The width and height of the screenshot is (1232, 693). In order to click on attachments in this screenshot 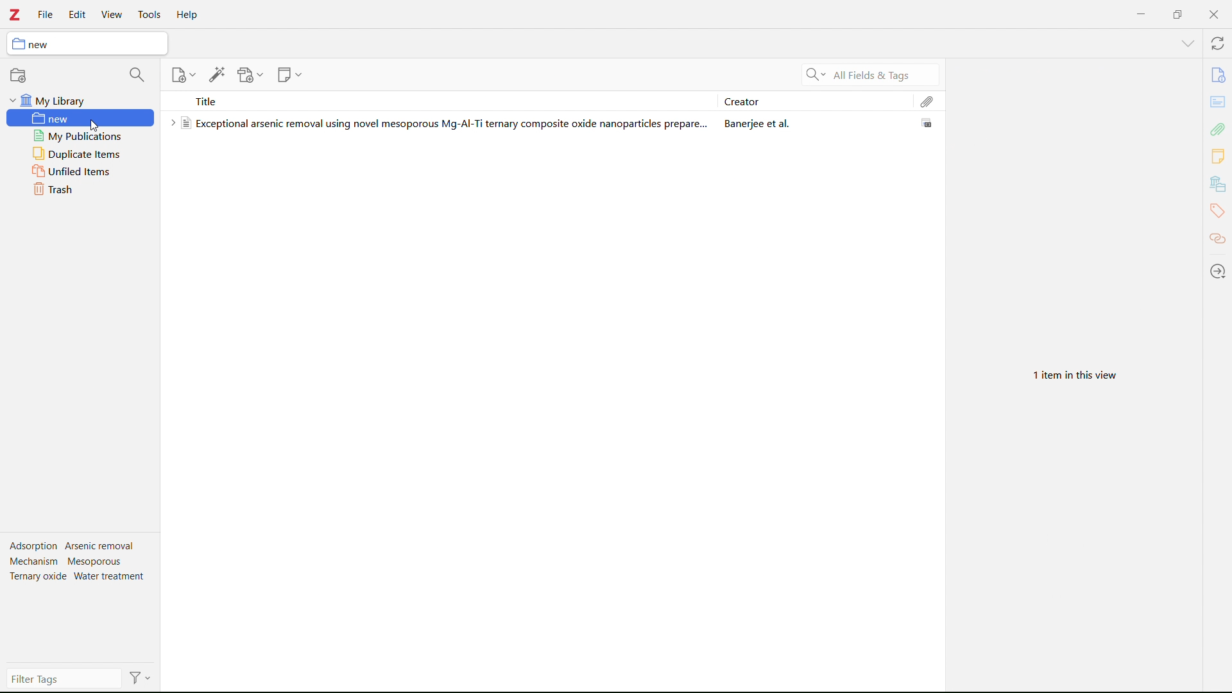, I will do `click(928, 101)`.